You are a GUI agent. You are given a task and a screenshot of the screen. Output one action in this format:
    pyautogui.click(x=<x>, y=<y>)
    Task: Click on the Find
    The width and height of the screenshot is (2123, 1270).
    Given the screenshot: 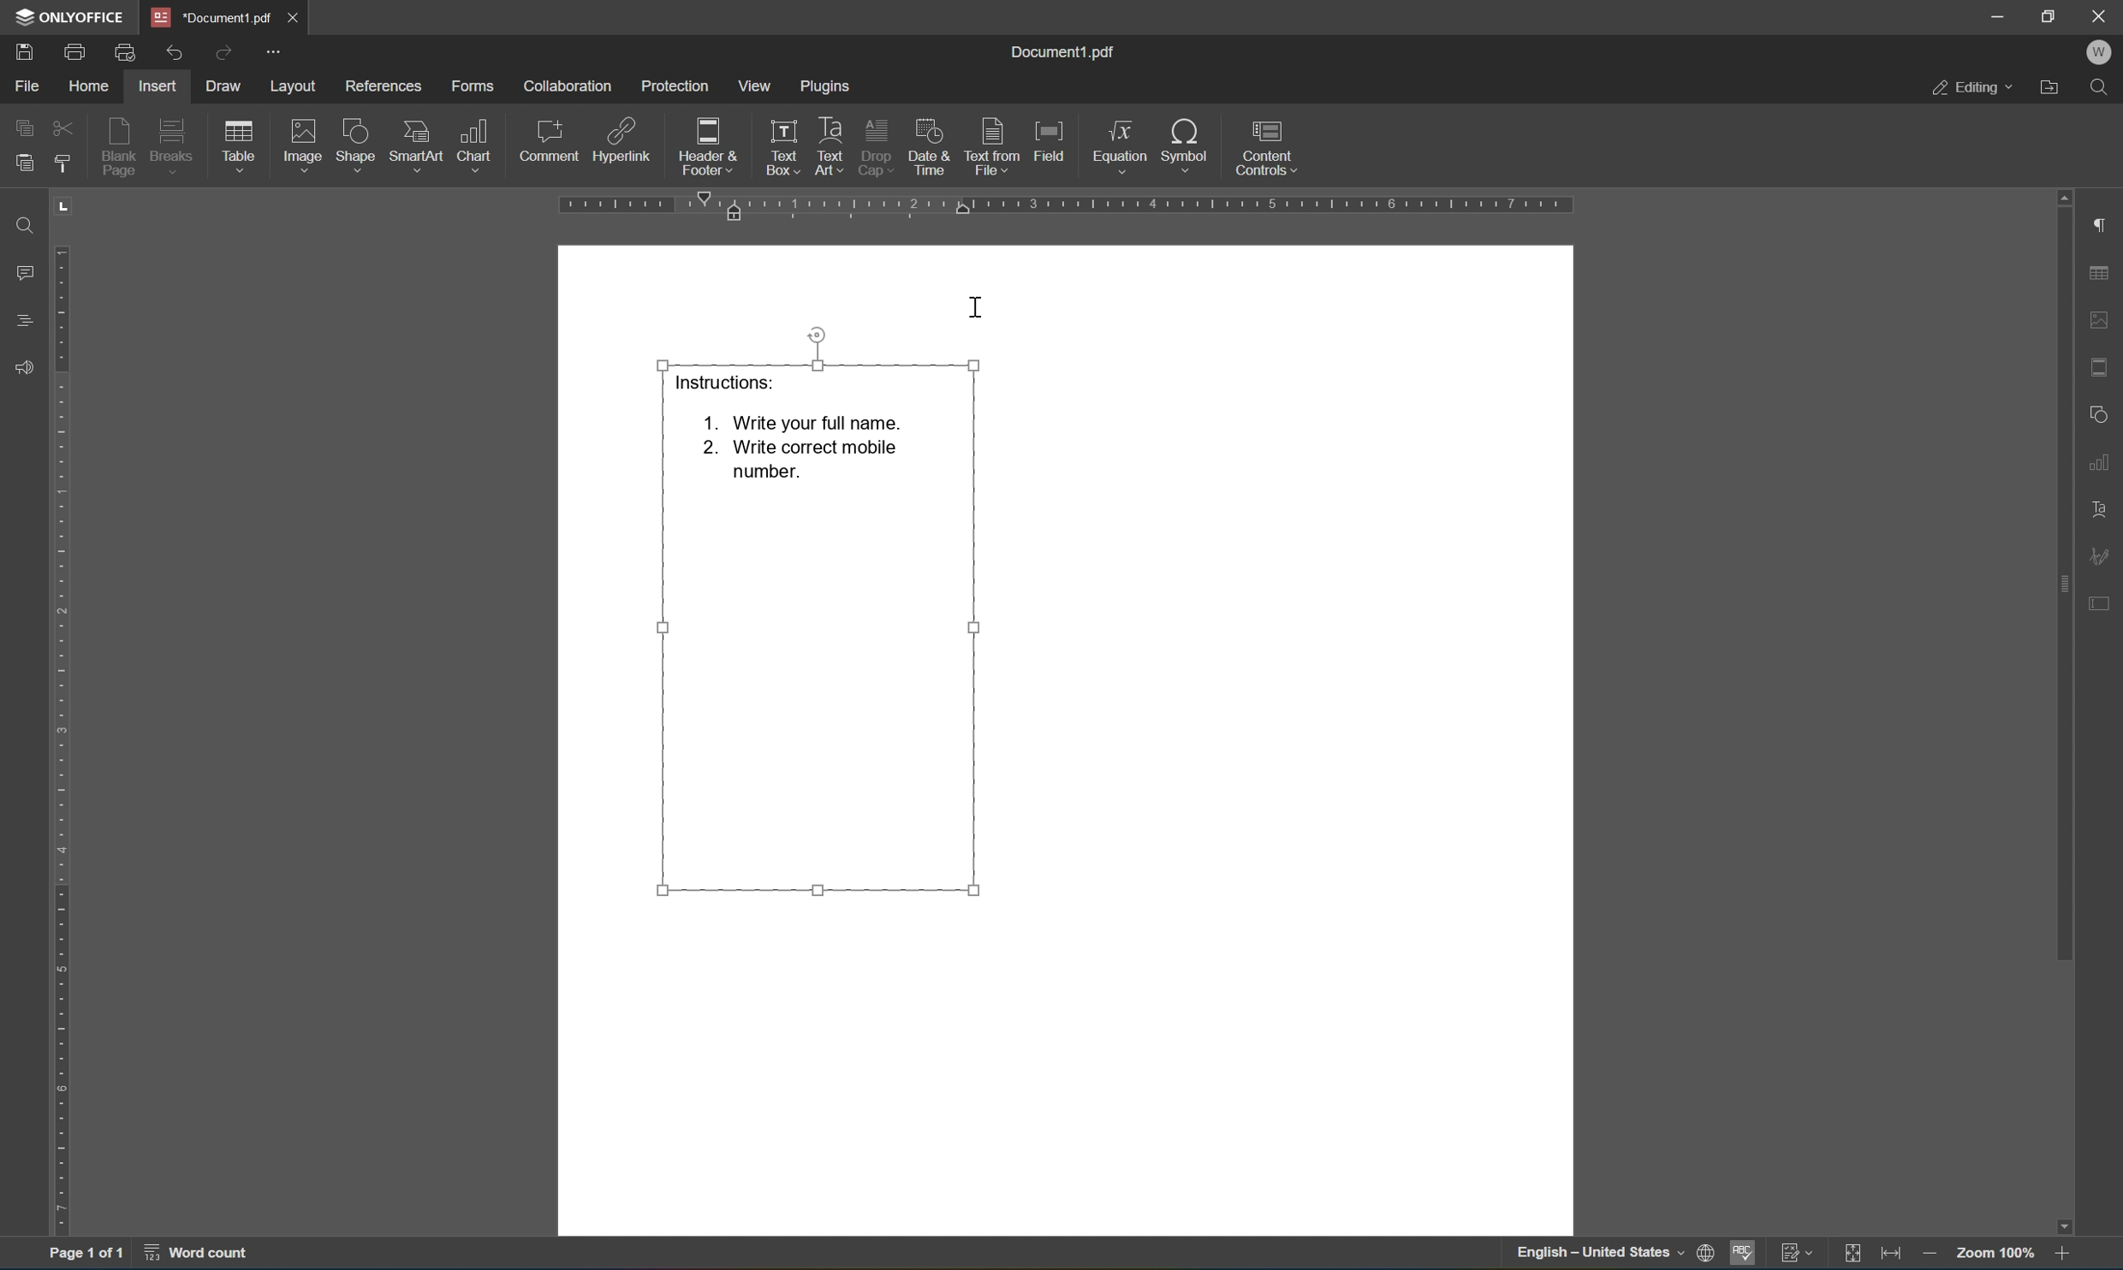 What is the action you would take?
    pyautogui.click(x=2098, y=88)
    